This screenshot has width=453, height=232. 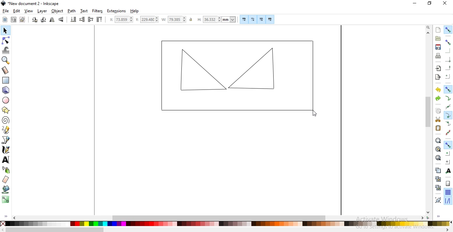 I want to click on create spirals, so click(x=6, y=120).